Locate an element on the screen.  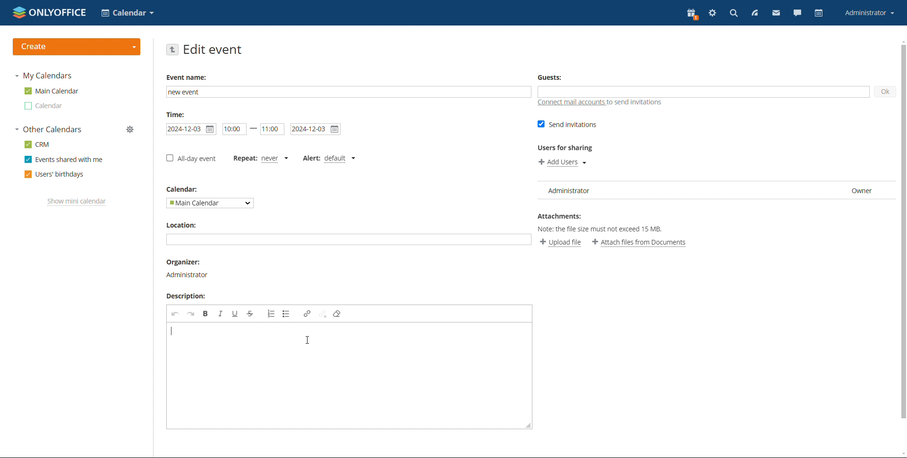
add location is located at coordinates (348, 239).